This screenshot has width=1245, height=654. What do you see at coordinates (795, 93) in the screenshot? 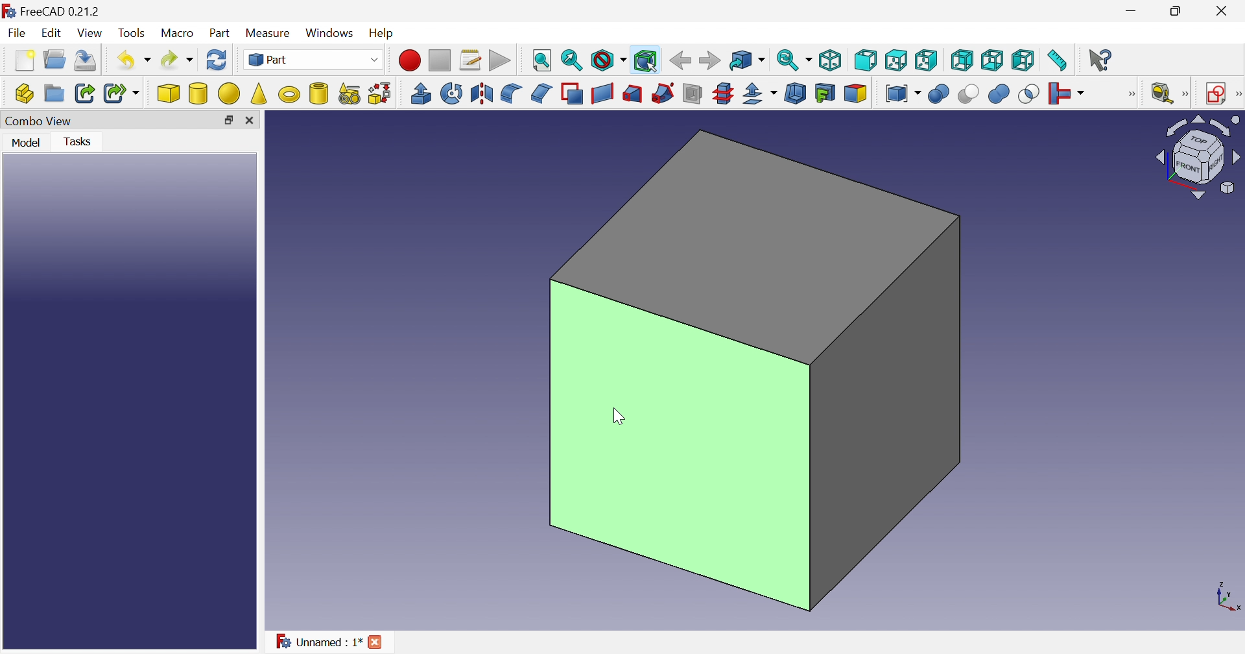
I see `Thickness...` at bounding box center [795, 93].